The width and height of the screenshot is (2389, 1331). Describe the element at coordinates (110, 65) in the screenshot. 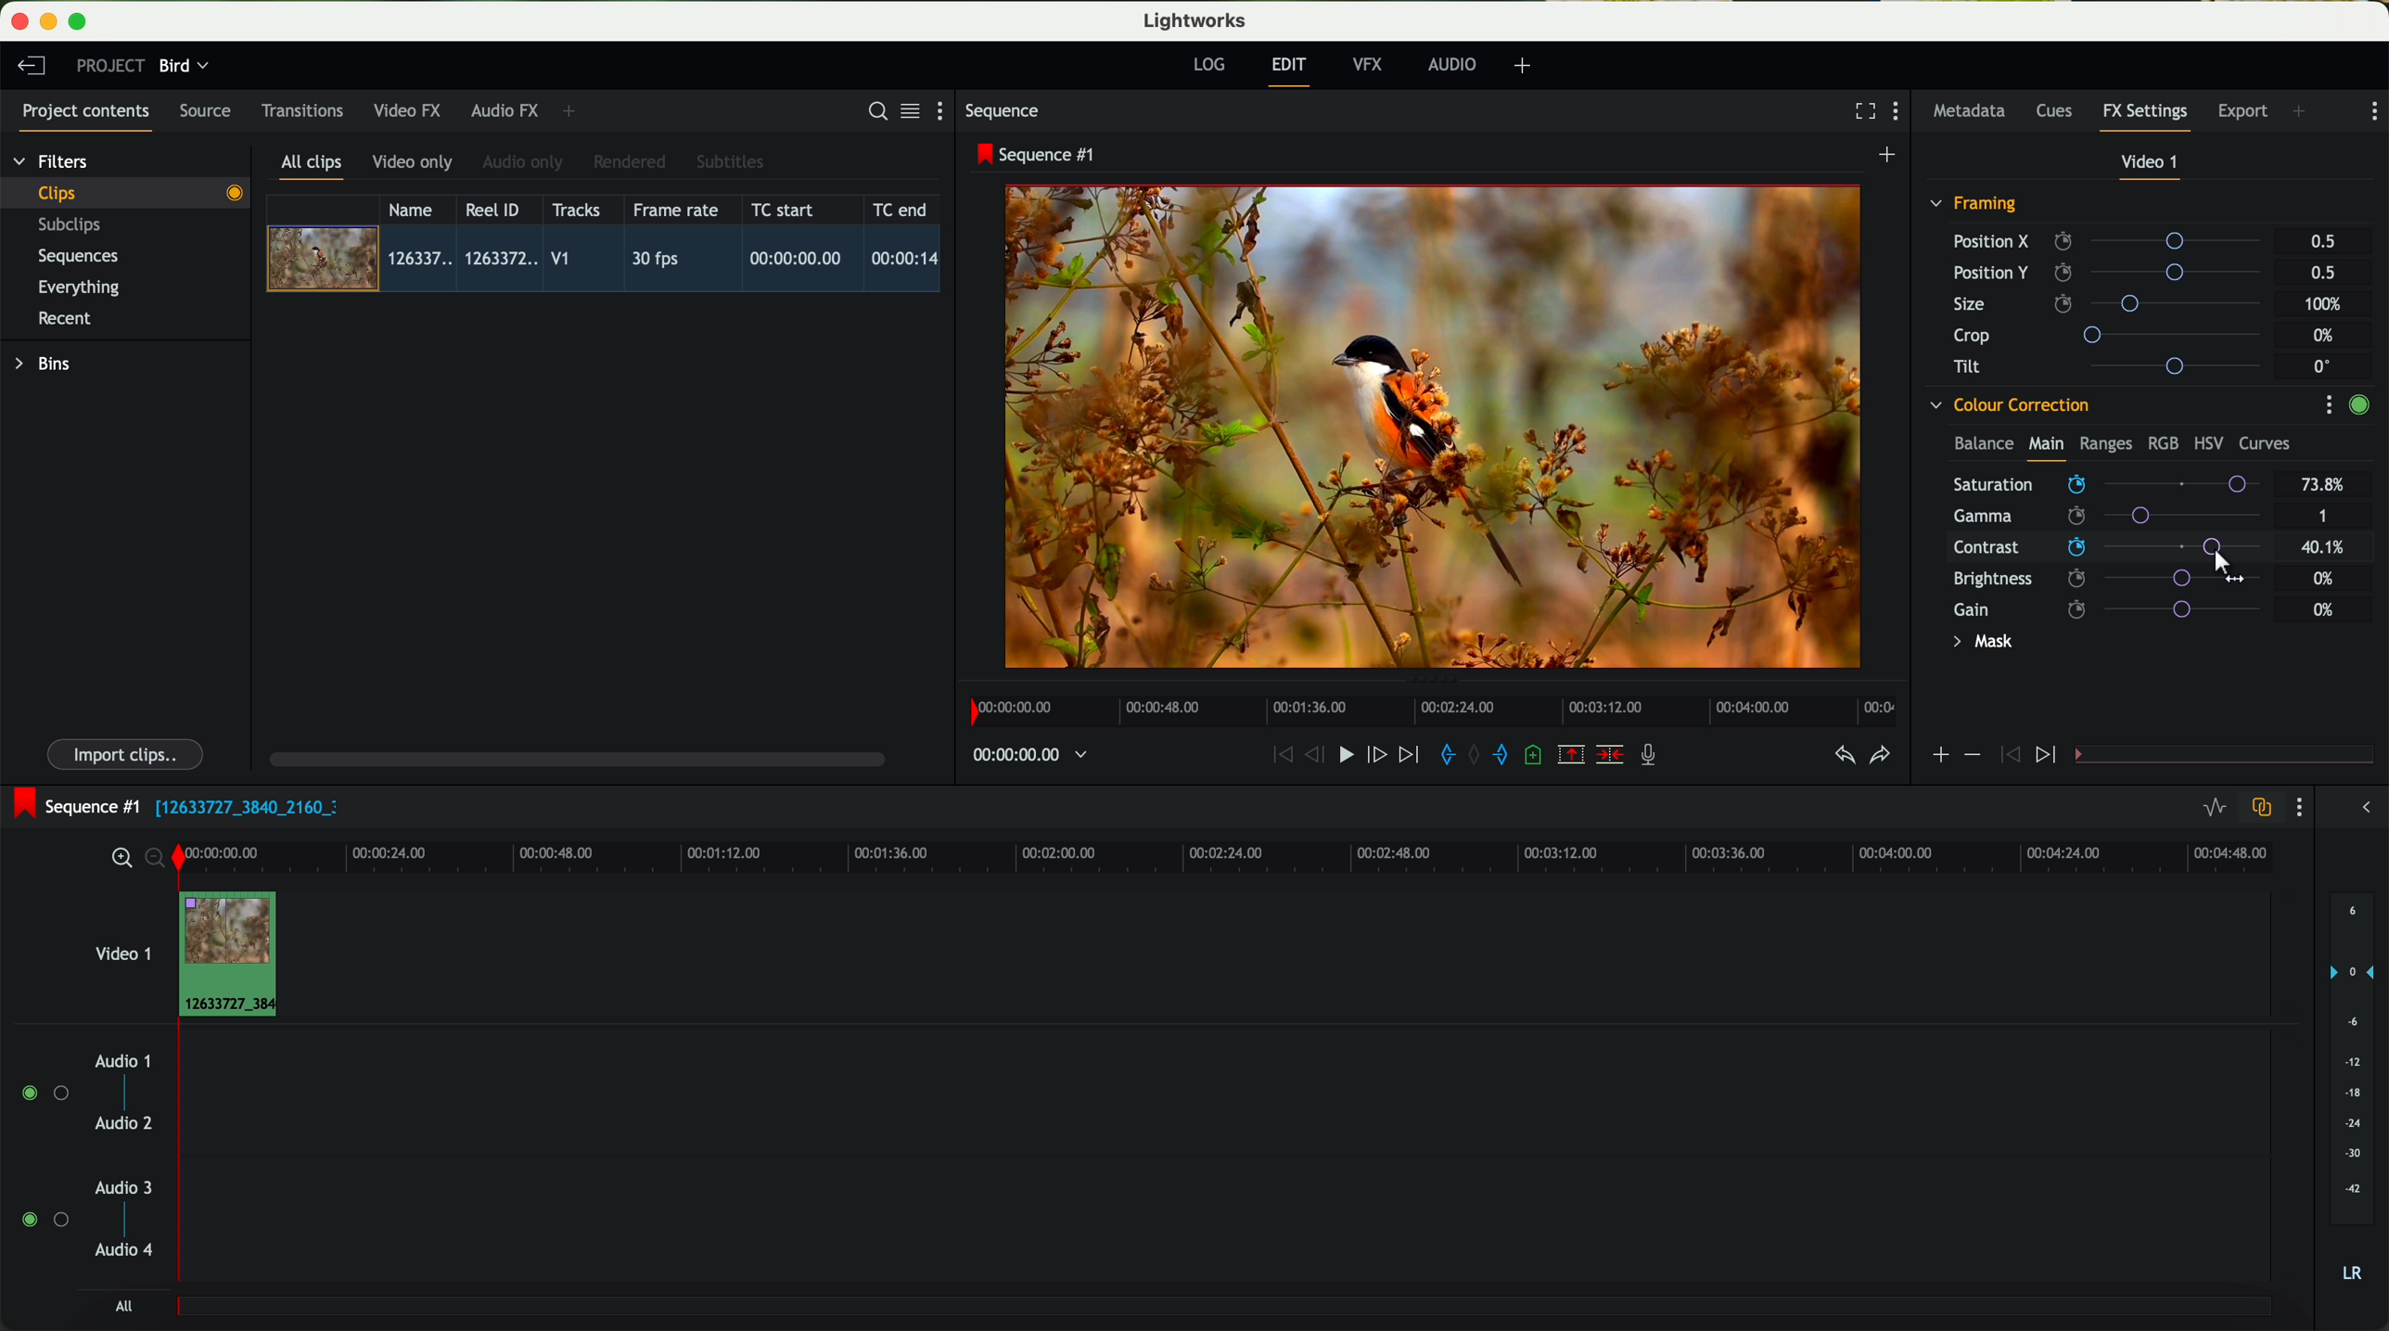

I see `project` at that location.